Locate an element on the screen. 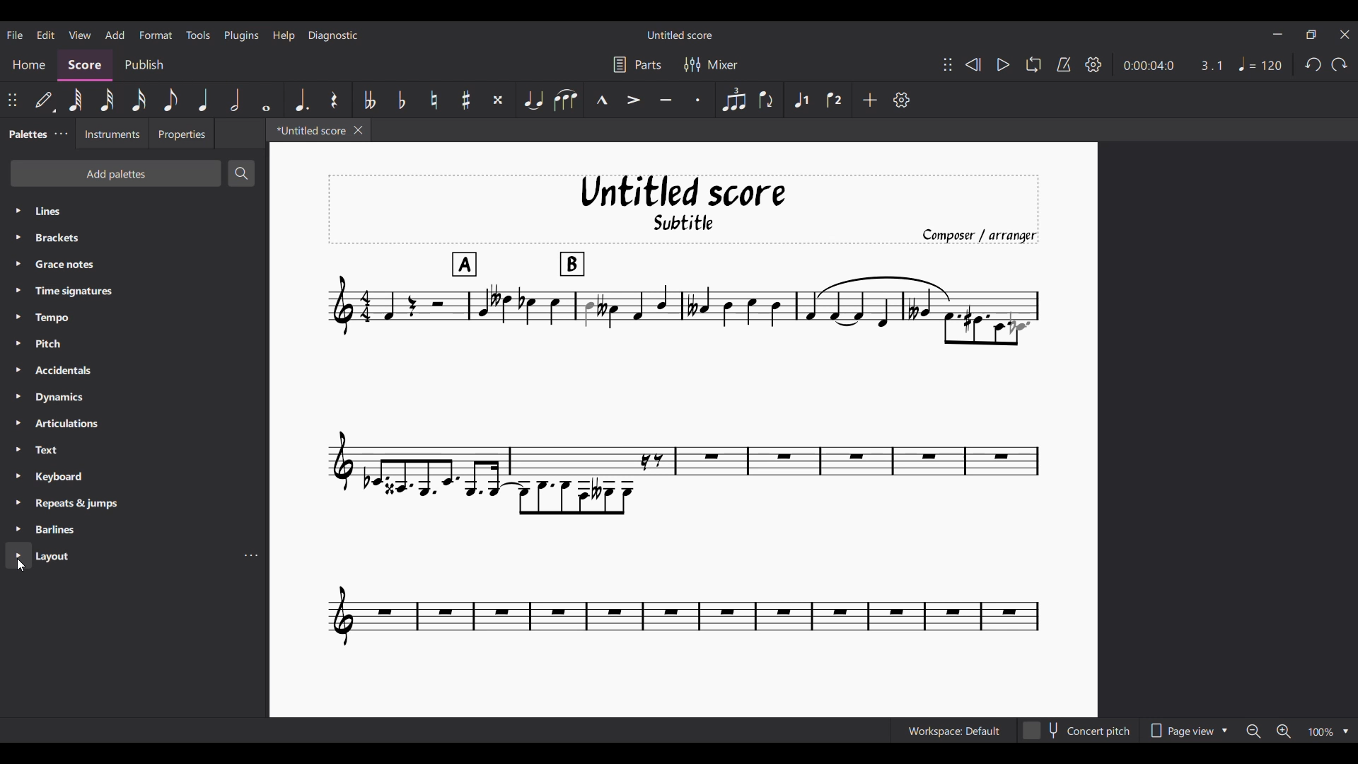 This screenshot has width=1358, height=764. Toggle flat is located at coordinates (402, 100).